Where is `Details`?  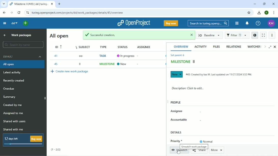 Details is located at coordinates (177, 132).